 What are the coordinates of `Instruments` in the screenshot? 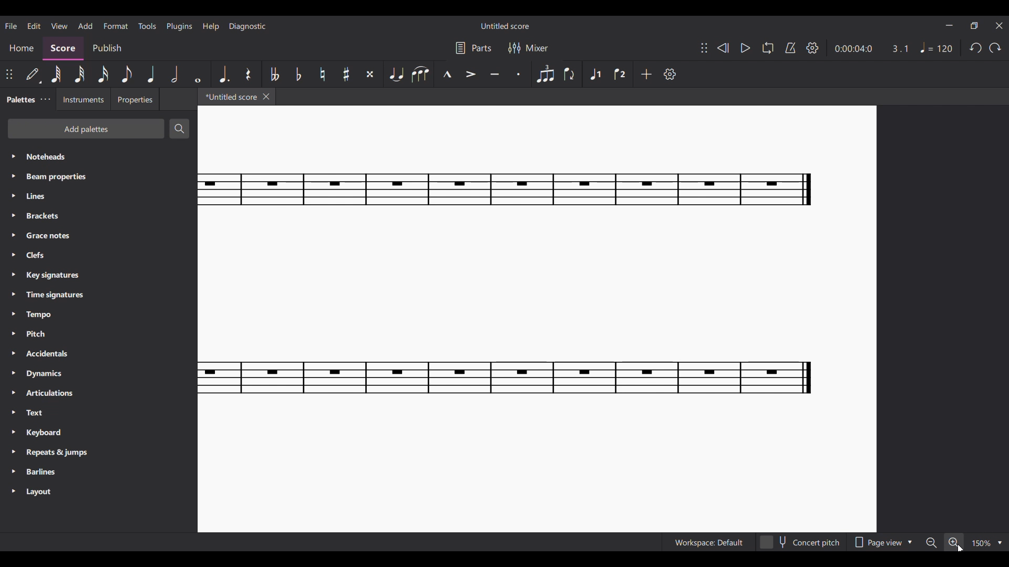 It's located at (83, 99).